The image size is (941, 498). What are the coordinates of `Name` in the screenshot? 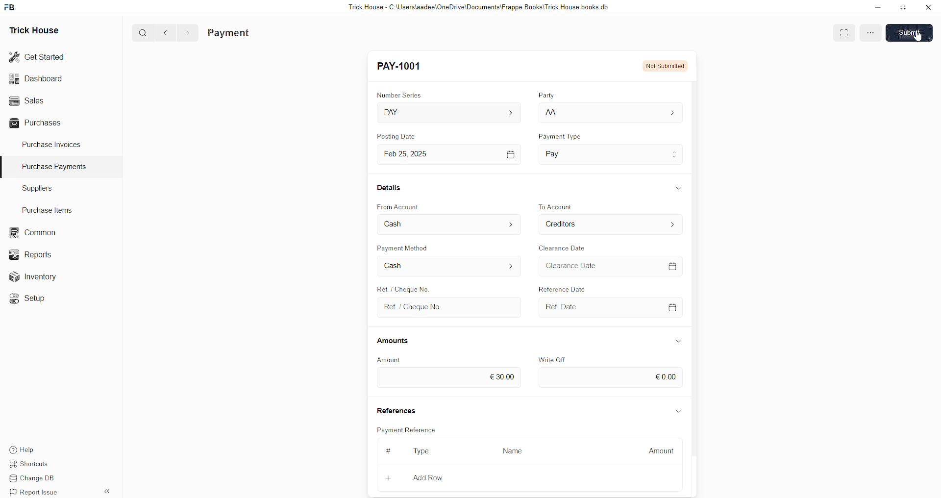 It's located at (510, 451).